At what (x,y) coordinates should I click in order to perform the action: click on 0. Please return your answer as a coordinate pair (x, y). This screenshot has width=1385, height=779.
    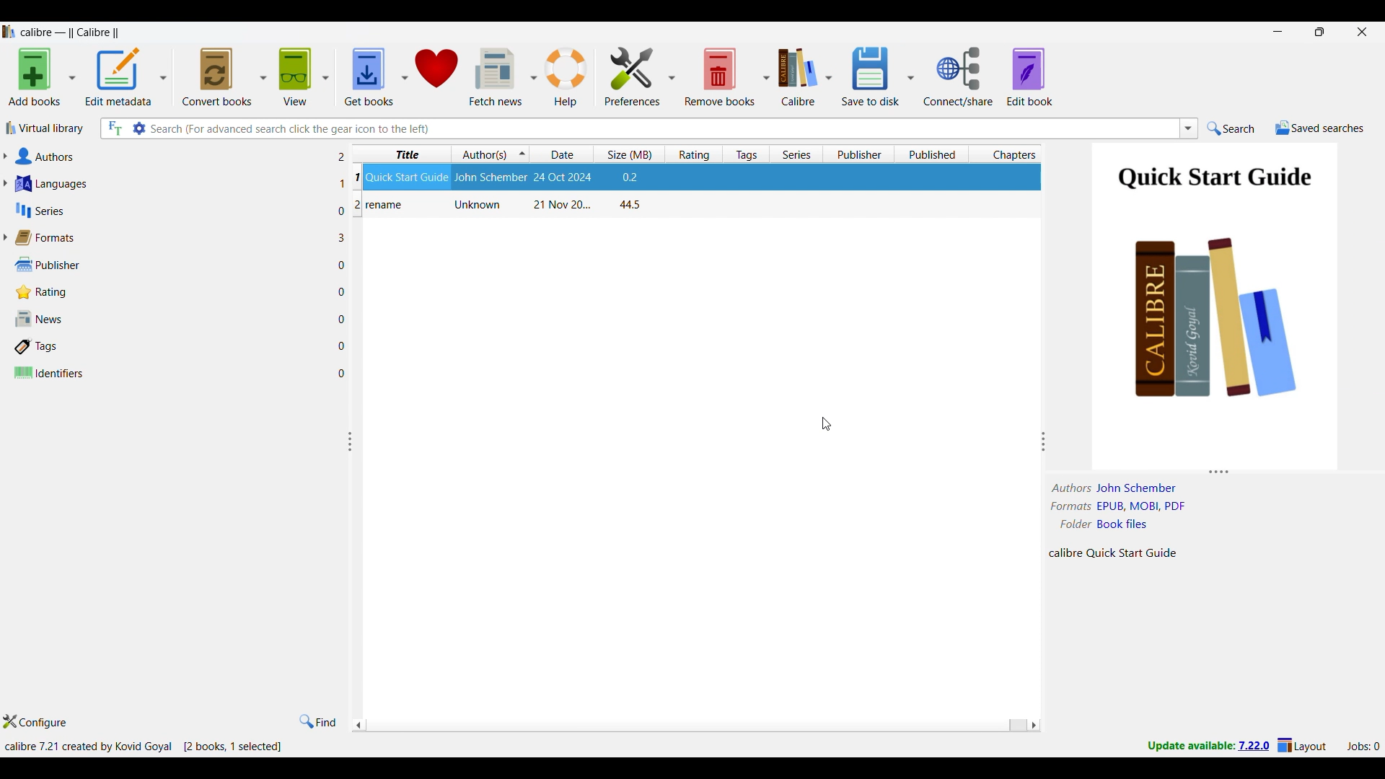
    Looking at the image, I should click on (346, 371).